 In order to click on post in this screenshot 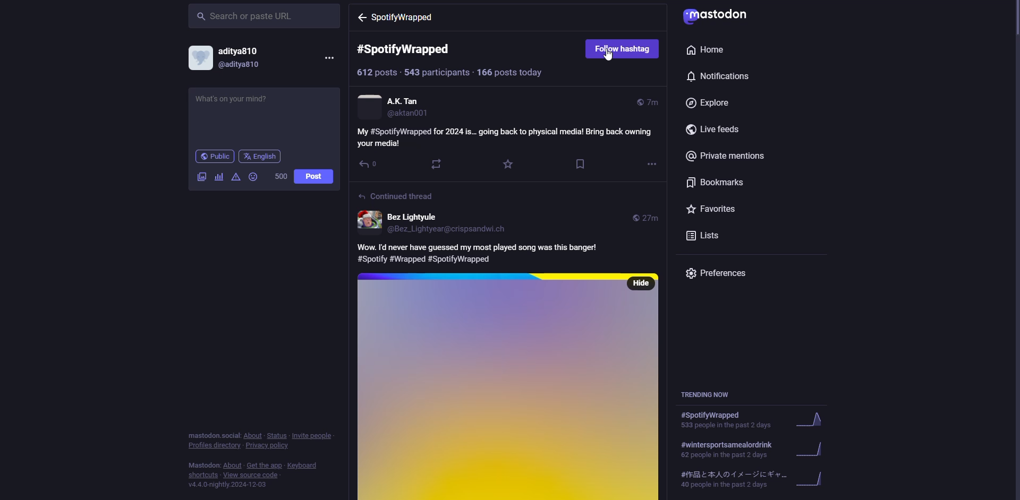, I will do `click(496, 391)`.